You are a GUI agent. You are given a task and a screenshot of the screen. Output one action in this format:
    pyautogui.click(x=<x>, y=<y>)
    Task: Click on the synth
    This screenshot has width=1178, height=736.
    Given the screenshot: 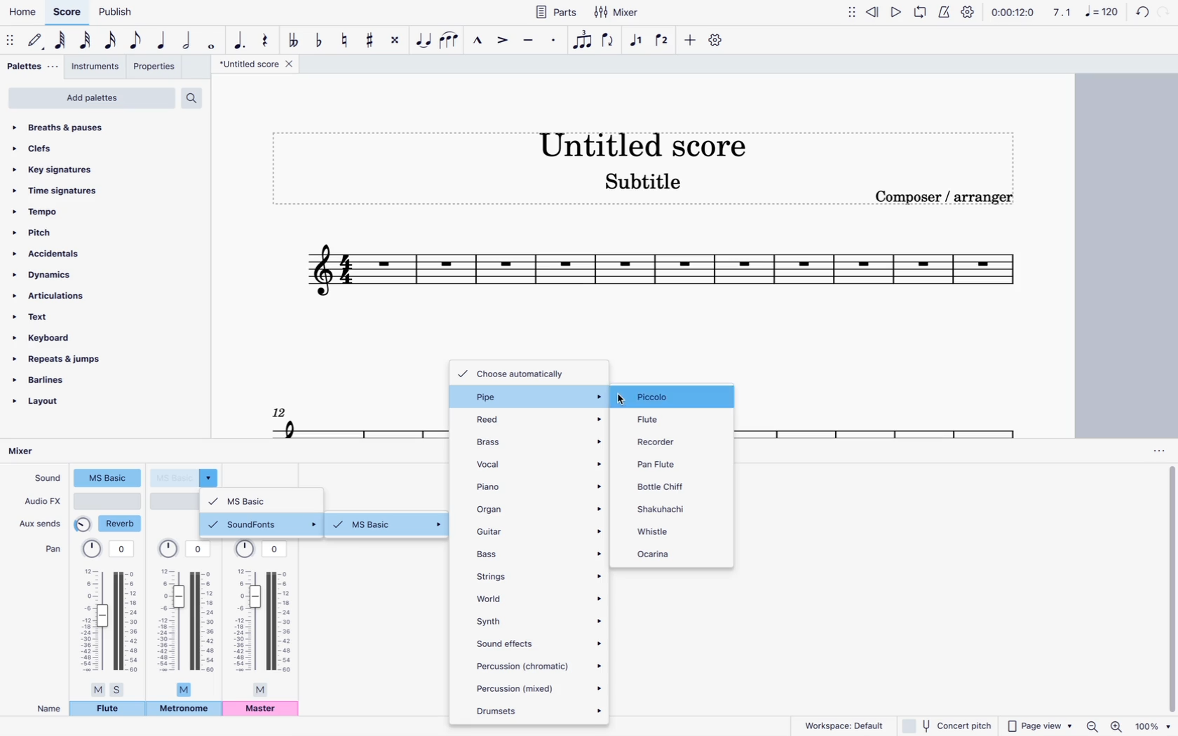 What is the action you would take?
    pyautogui.click(x=541, y=620)
    